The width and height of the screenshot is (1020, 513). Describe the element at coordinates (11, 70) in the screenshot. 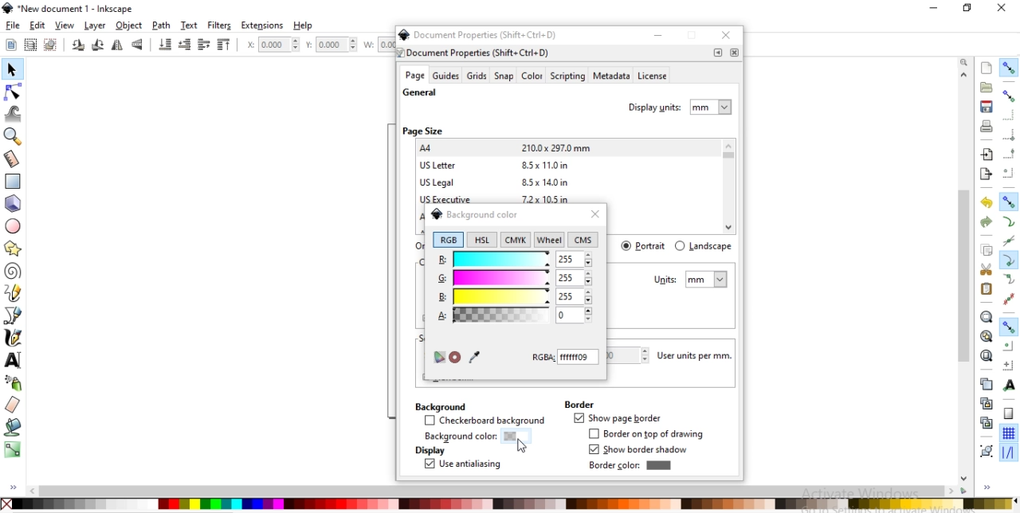

I see `select and transform objects` at that location.